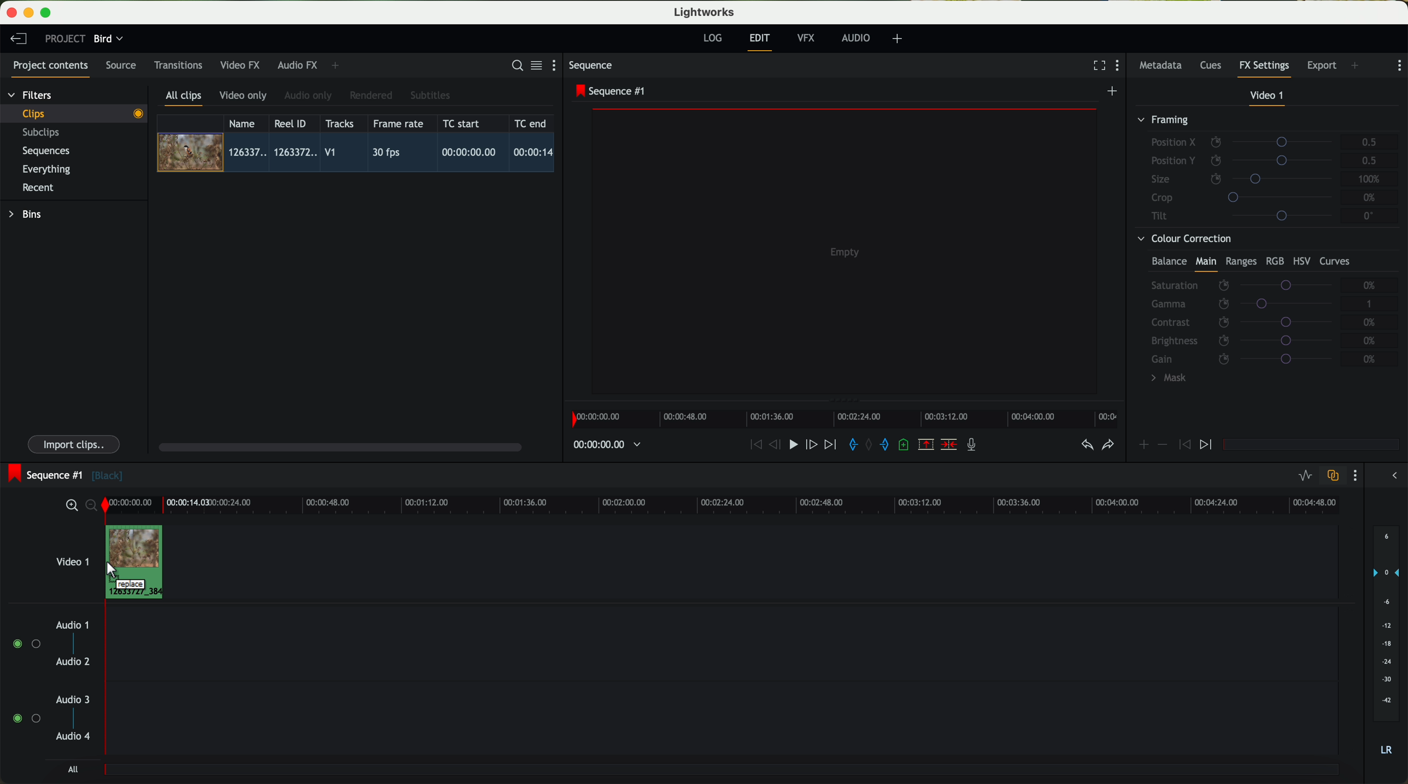  Describe the element at coordinates (1330, 476) in the screenshot. I see `toggle auto track sync` at that location.